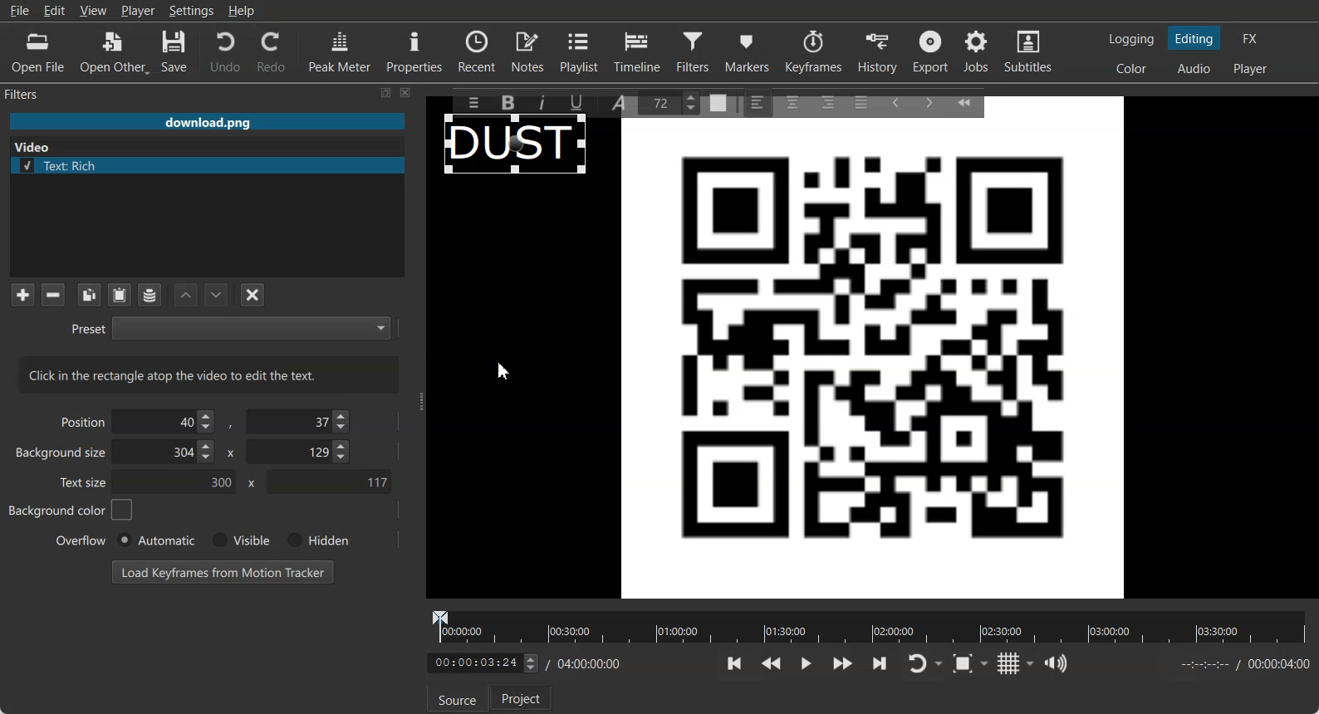  What do you see at coordinates (85, 482) in the screenshot?
I see `Text size` at bounding box center [85, 482].